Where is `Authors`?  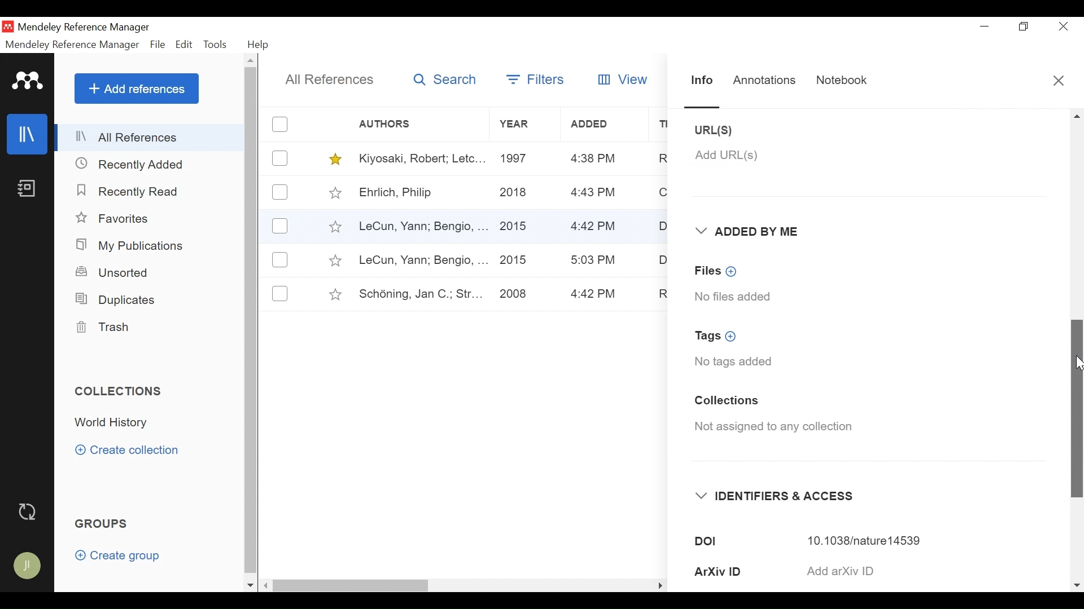
Authors is located at coordinates (394, 125).